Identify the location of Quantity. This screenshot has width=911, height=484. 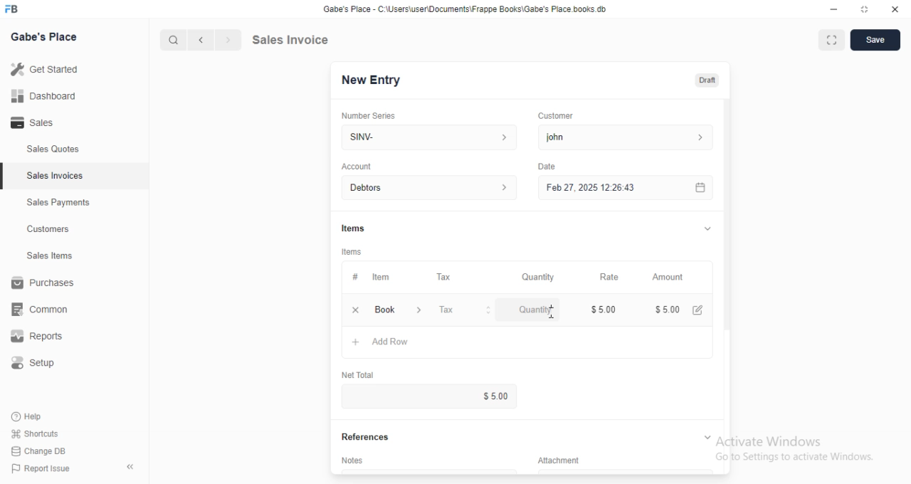
(536, 311).